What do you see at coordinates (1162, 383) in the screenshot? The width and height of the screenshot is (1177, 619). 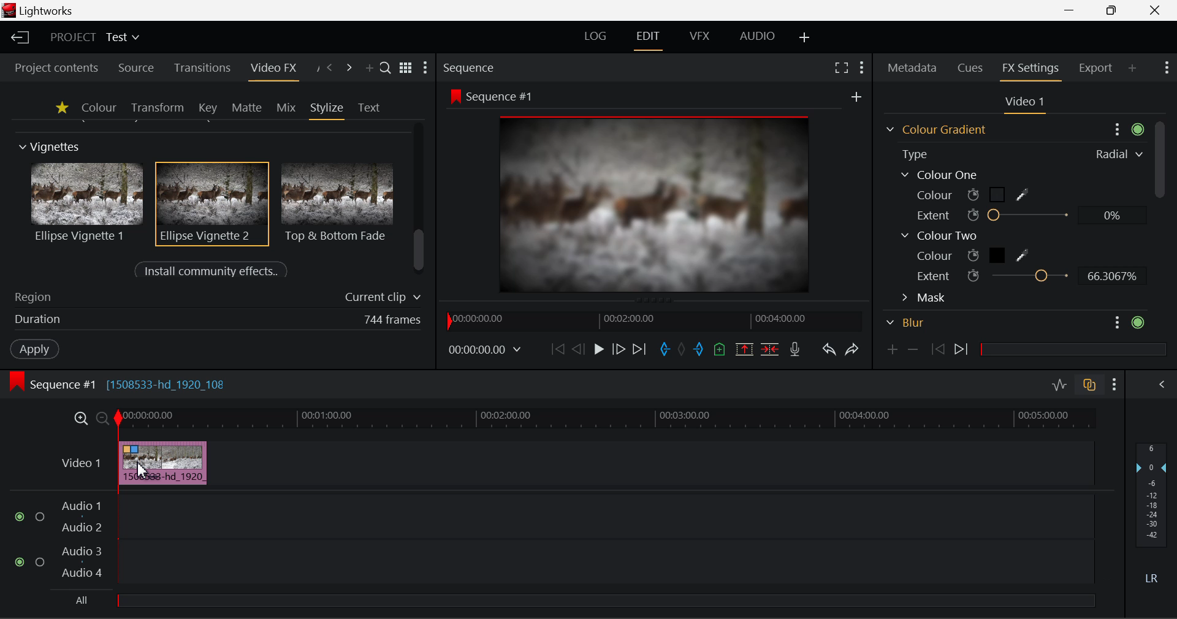 I see `View Audio Mix` at bounding box center [1162, 383].